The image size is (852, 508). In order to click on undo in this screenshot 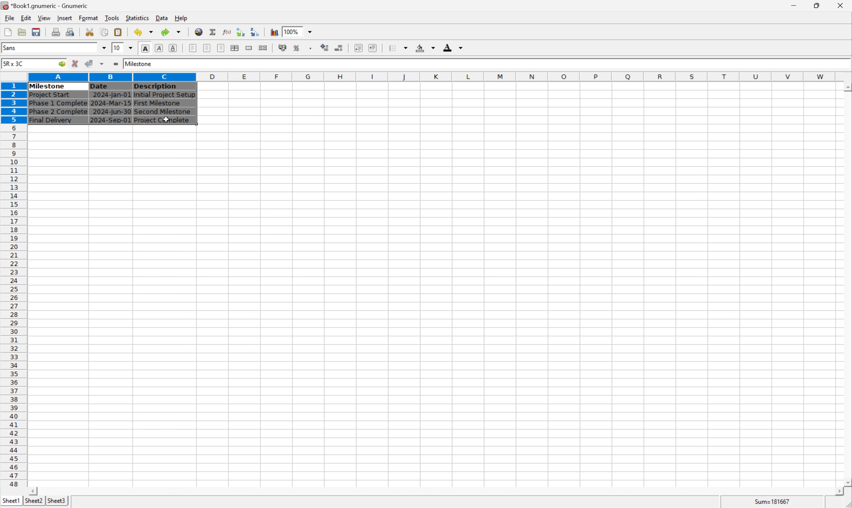, I will do `click(145, 33)`.